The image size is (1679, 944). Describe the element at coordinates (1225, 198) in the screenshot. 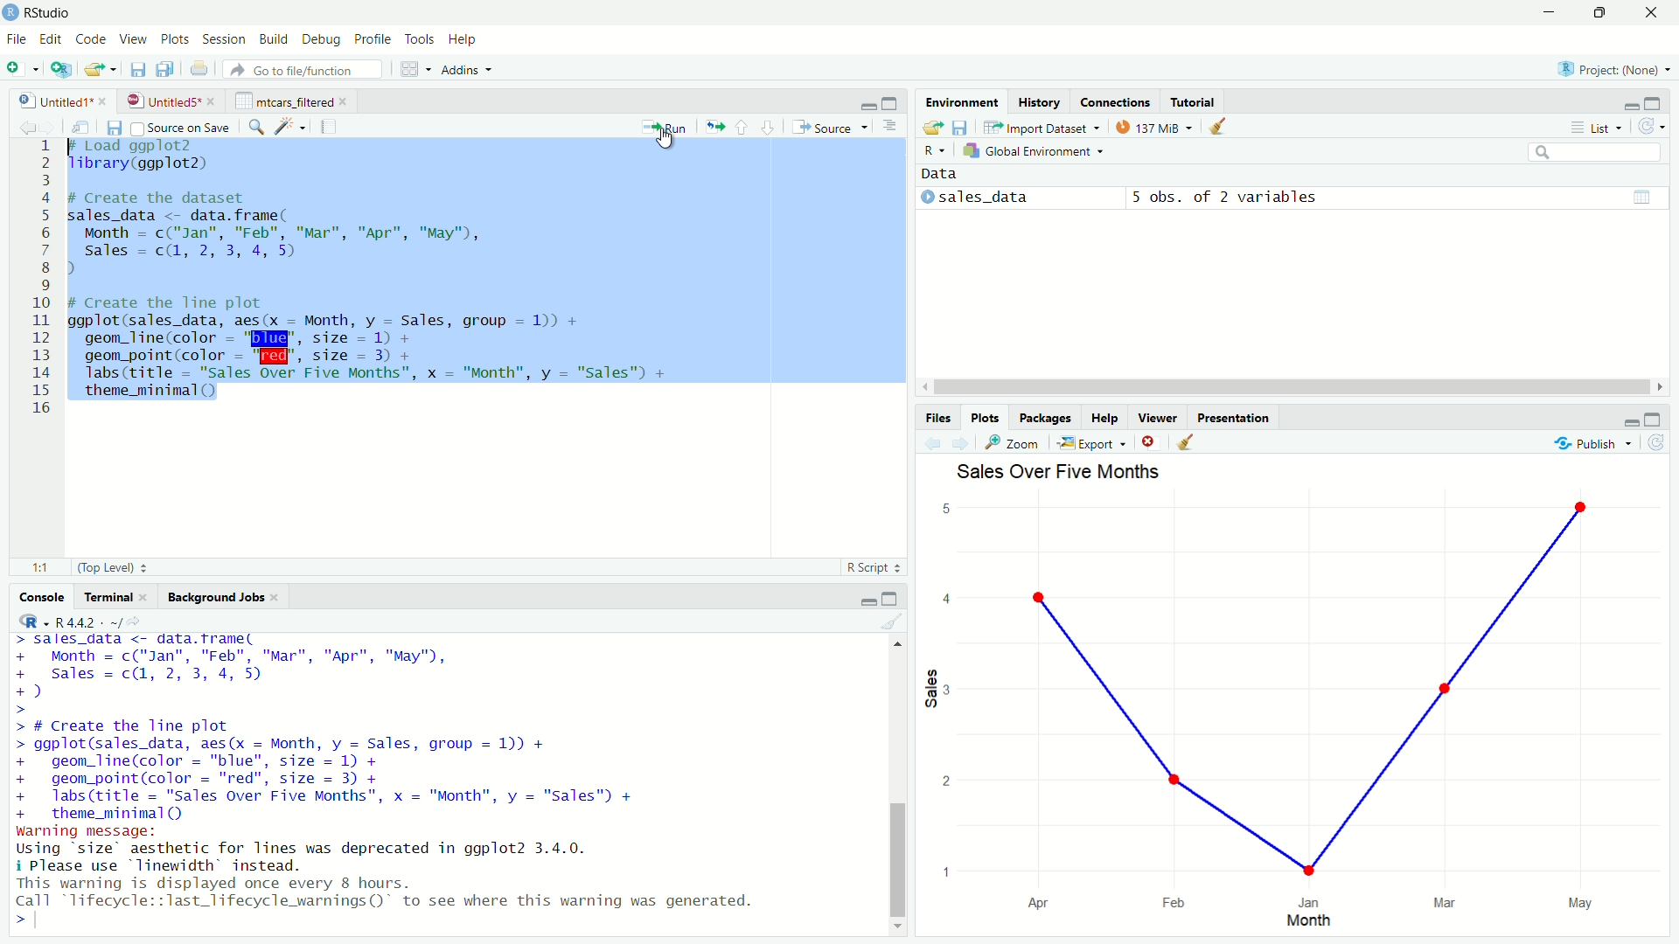

I see `5 obs. of 2 variables` at that location.